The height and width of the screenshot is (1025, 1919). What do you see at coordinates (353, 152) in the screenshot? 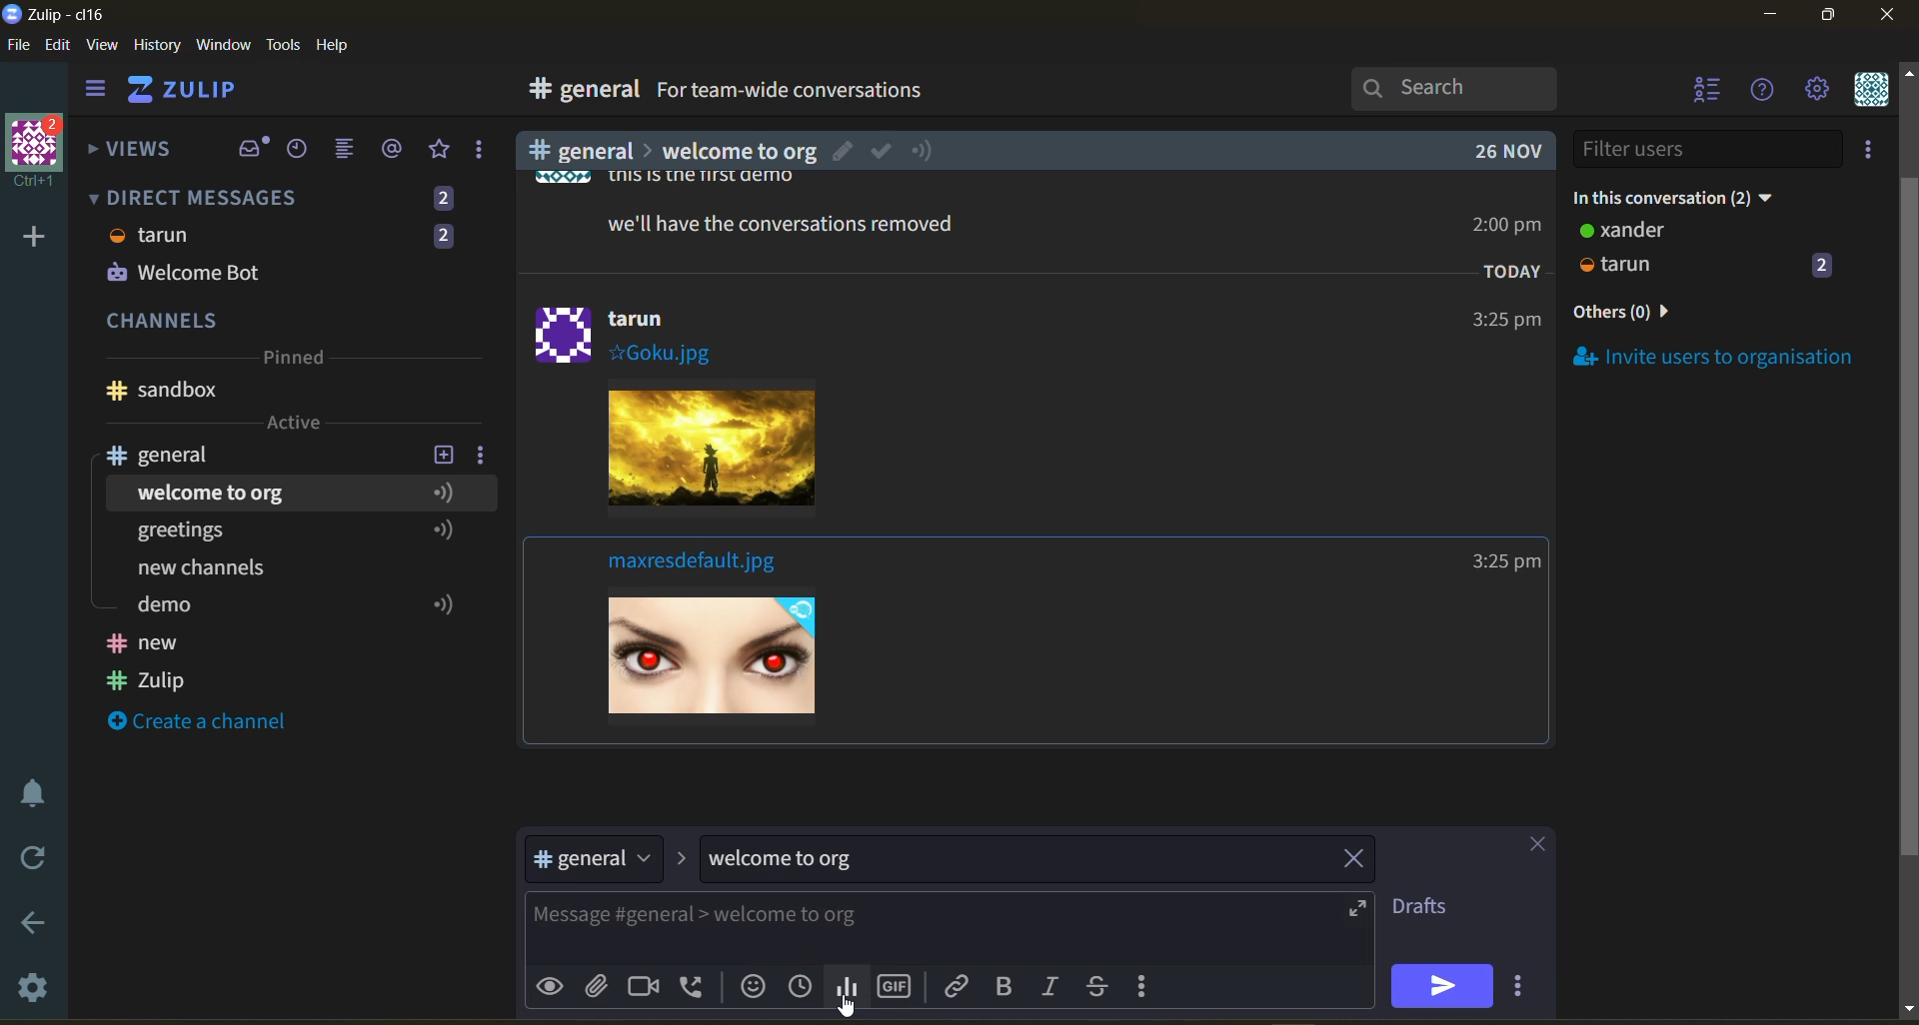
I see `combined feed` at bounding box center [353, 152].